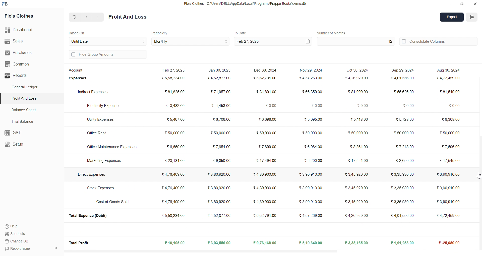 The image size is (482, 256). I want to click on ₹ 81,825.00, so click(173, 92).